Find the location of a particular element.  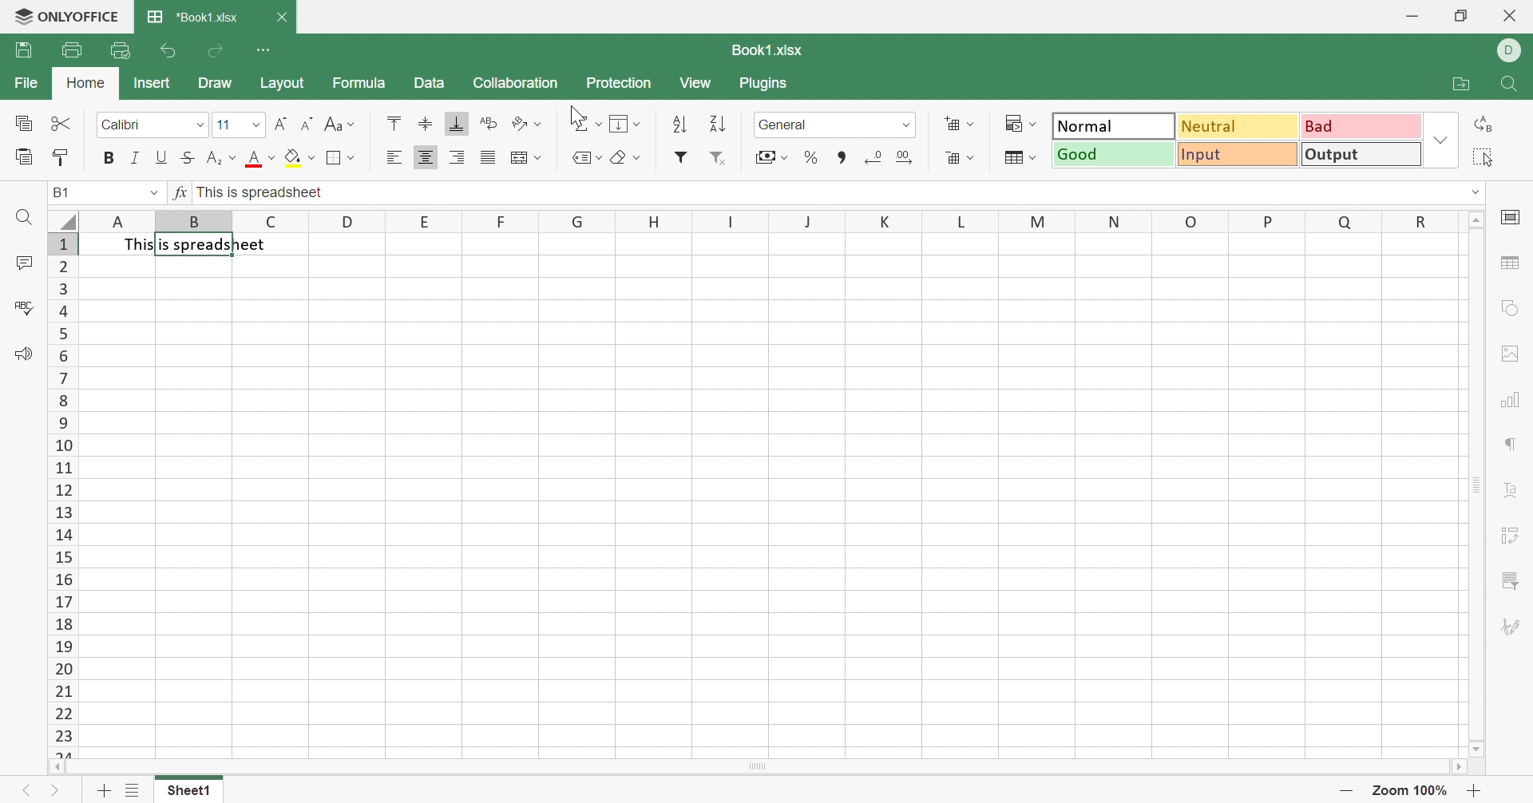

Neutral is located at coordinates (1238, 127).